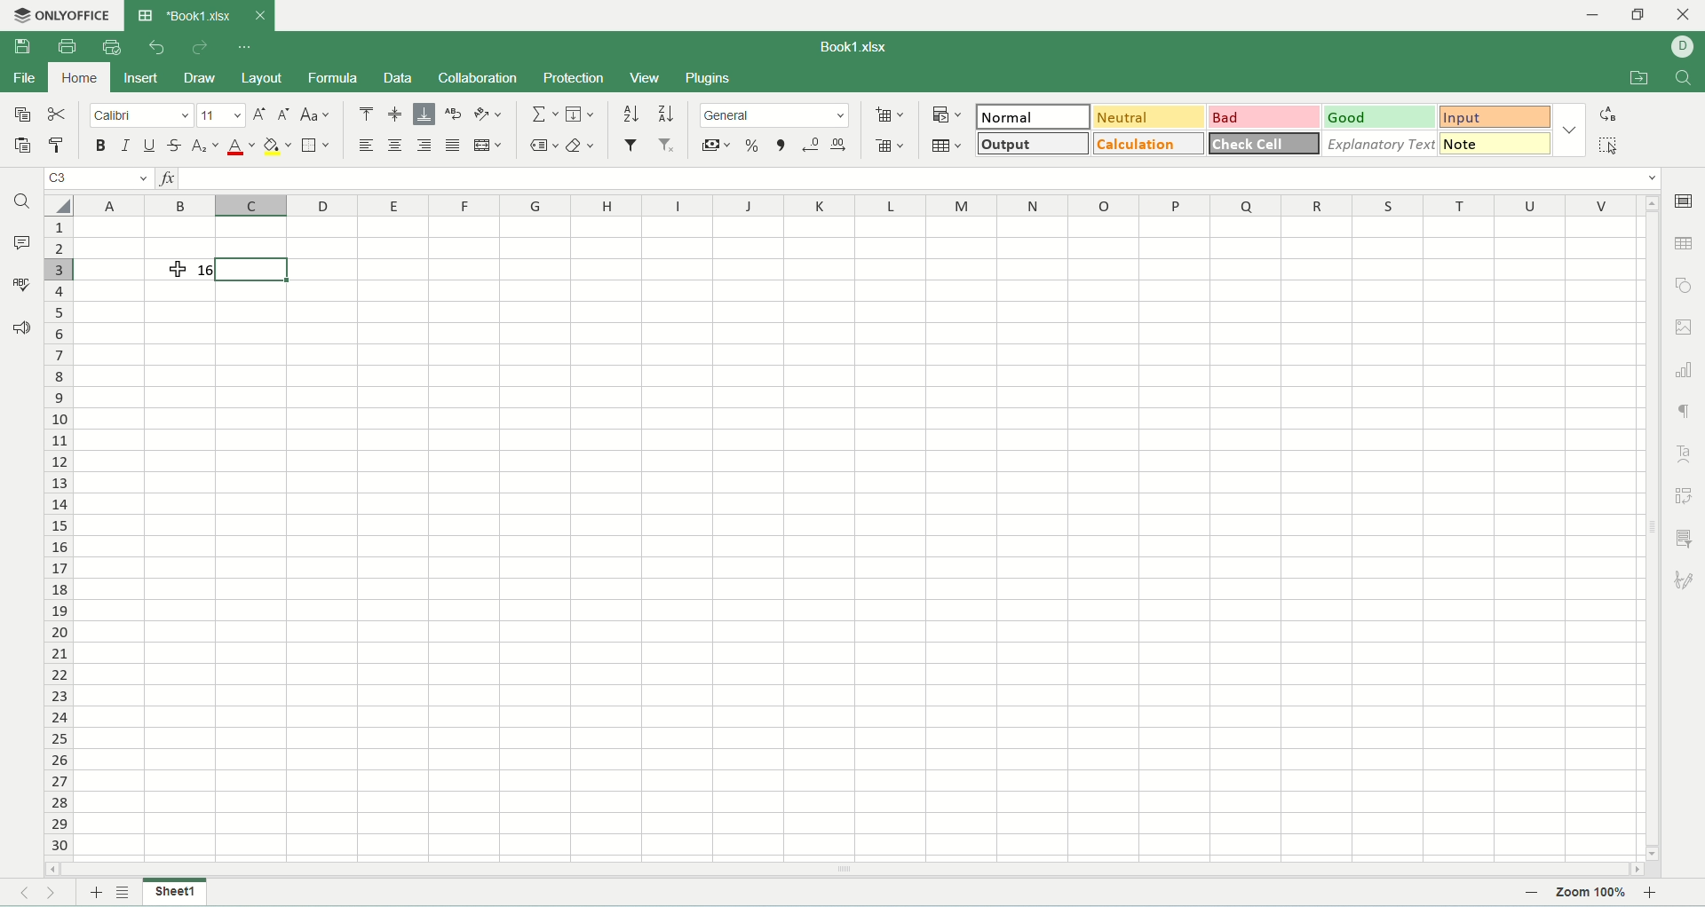  I want to click on align bottom, so click(423, 115).